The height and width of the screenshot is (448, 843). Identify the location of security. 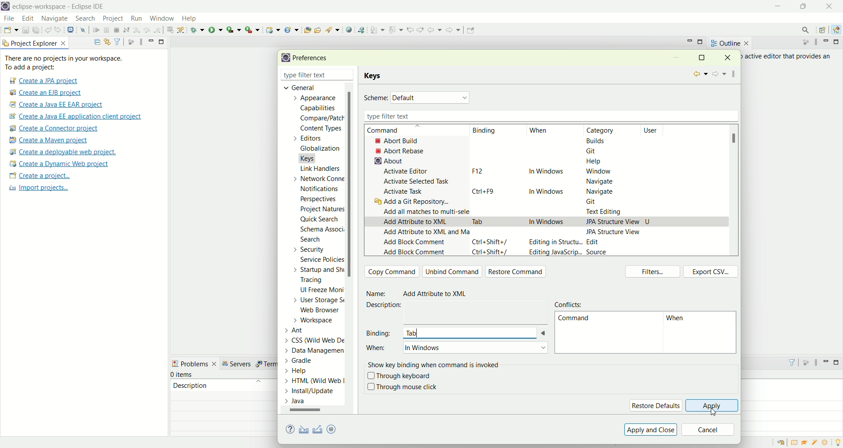
(307, 249).